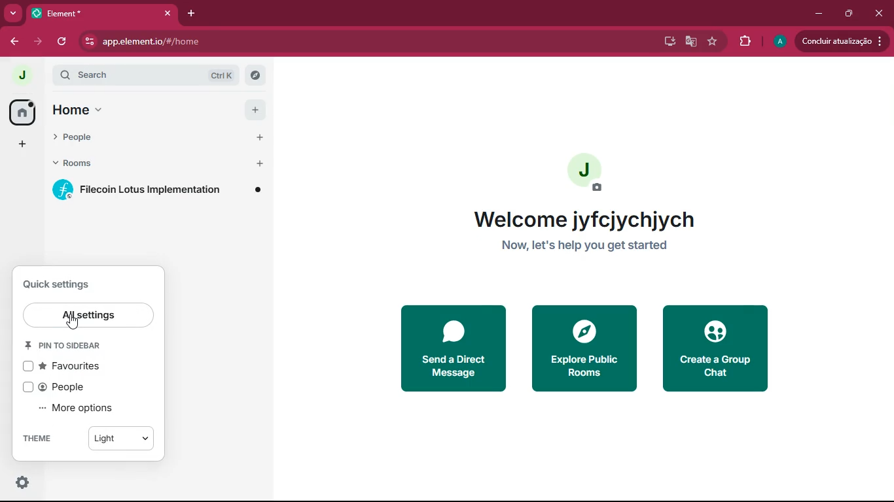 This screenshot has height=502, width=894. Describe the element at coordinates (122, 436) in the screenshot. I see `theme` at that location.